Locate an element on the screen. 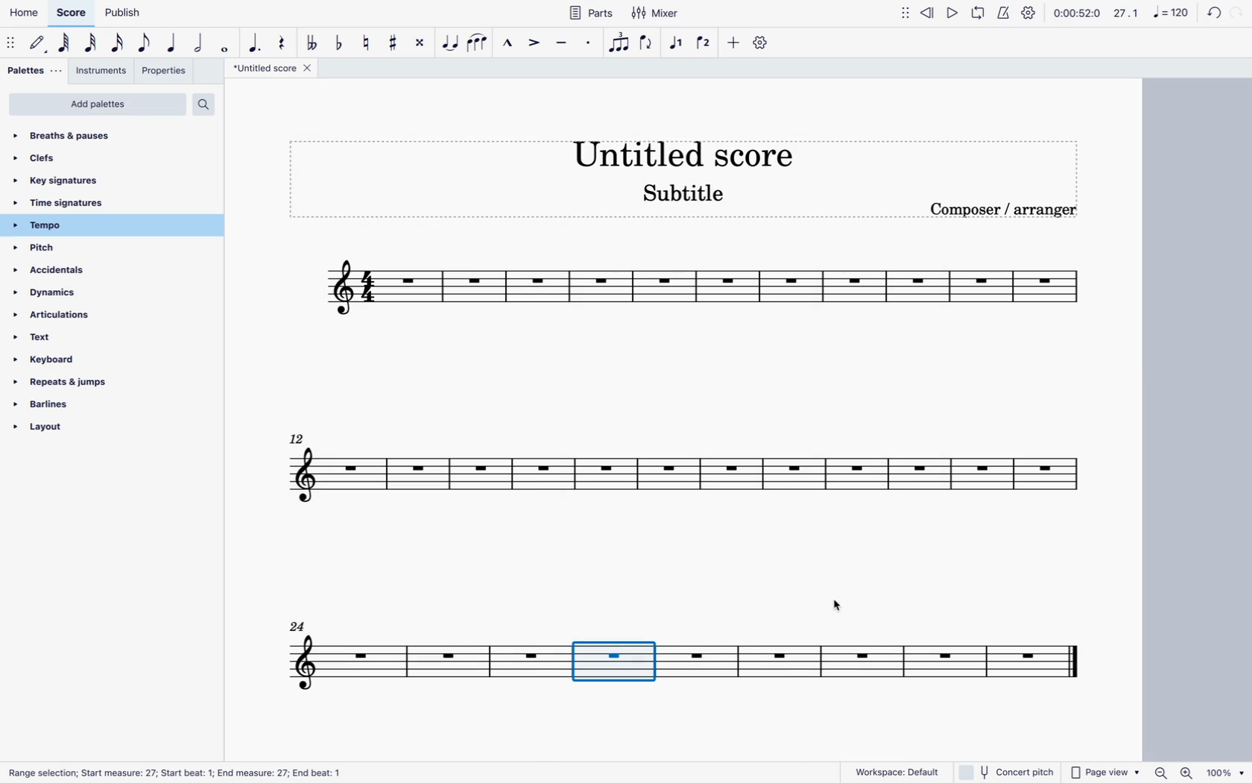  instruments is located at coordinates (101, 72).